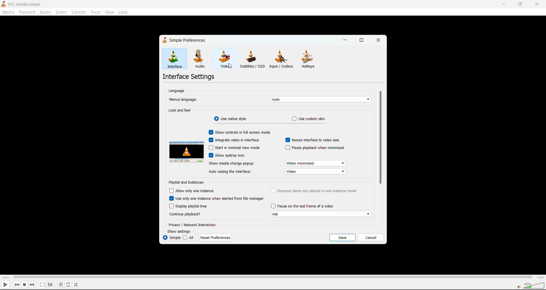  Describe the element at coordinates (123, 12) in the screenshot. I see `help` at that location.